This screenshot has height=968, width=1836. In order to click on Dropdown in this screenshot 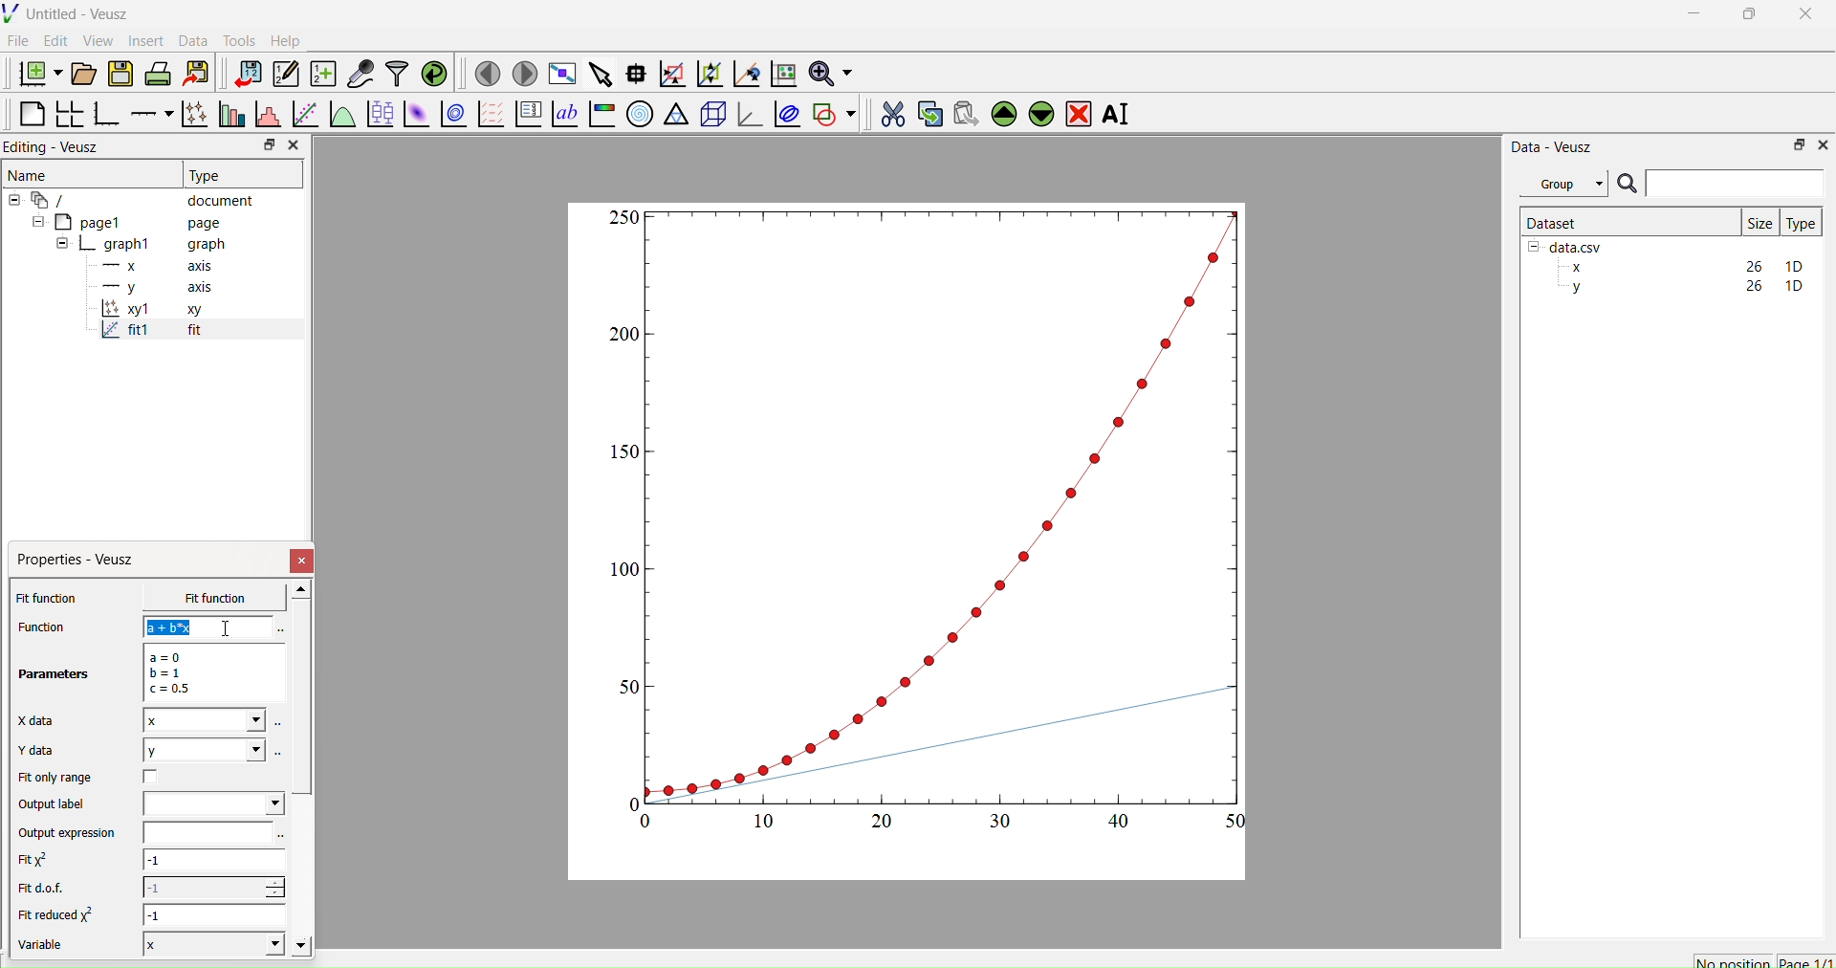, I will do `click(213, 803)`.